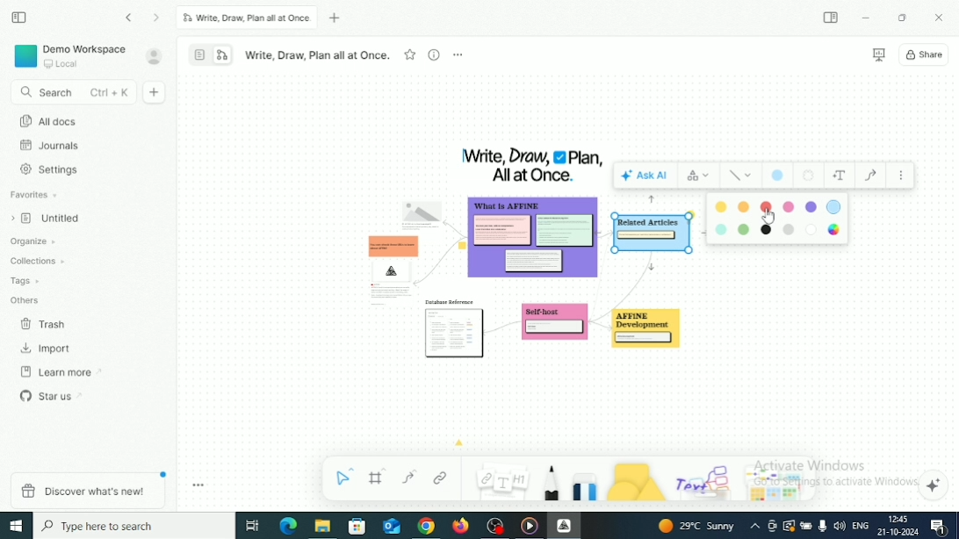 This screenshot has width=959, height=539. Describe the element at coordinates (134, 525) in the screenshot. I see `Type here to search` at that location.